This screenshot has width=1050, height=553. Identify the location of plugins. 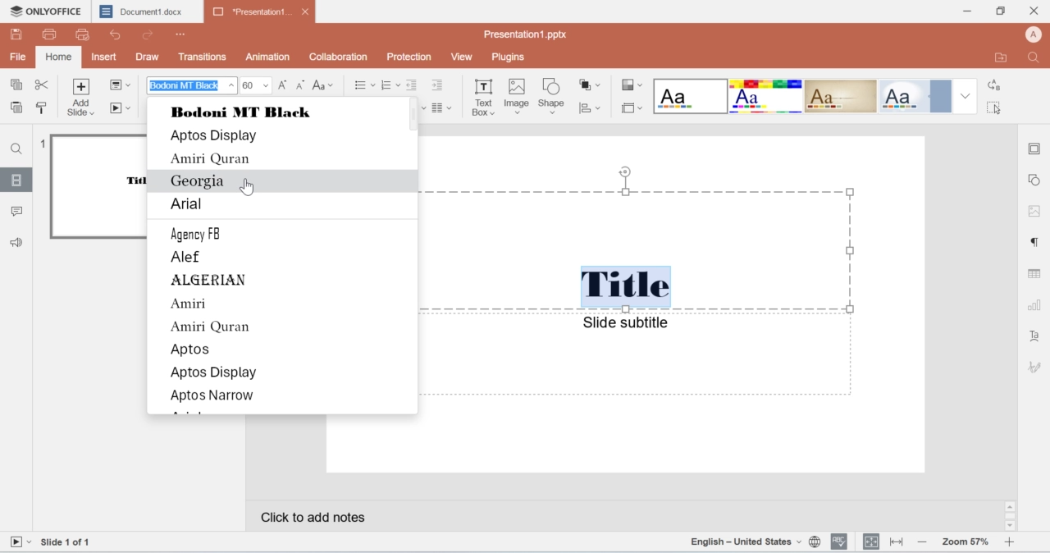
(508, 57).